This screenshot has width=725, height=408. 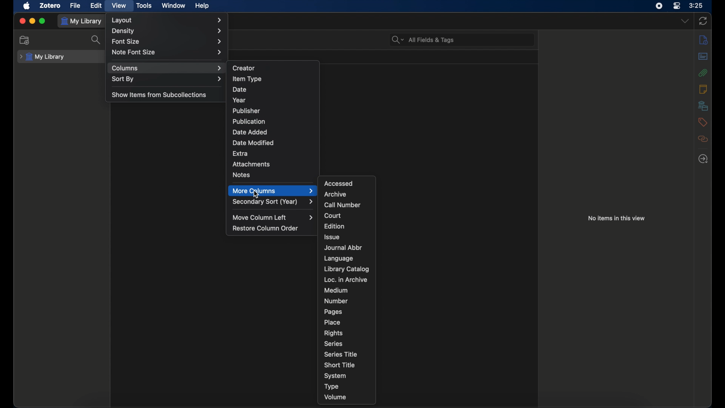 I want to click on accessed, so click(x=338, y=183).